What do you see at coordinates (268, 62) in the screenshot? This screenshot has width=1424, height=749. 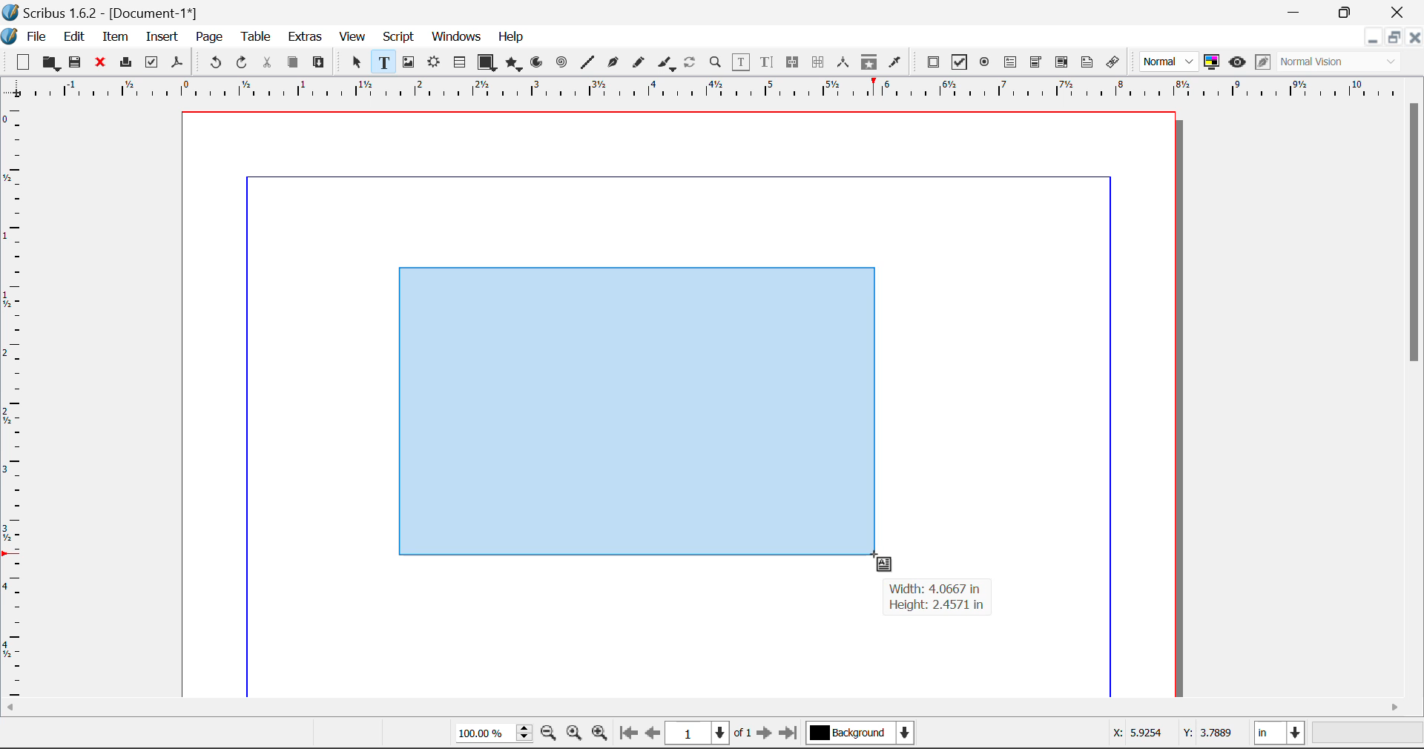 I see `Cut` at bounding box center [268, 62].